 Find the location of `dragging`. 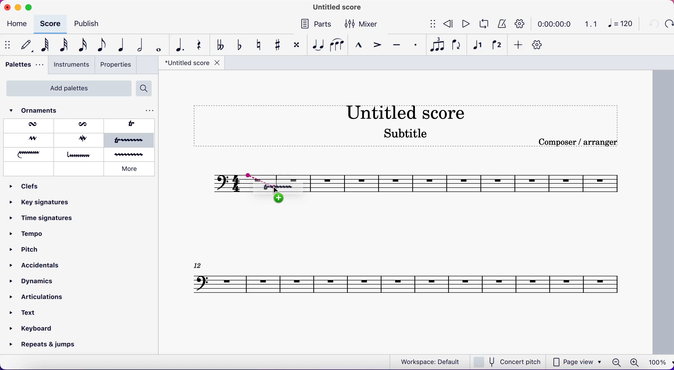

dragging is located at coordinates (253, 176).